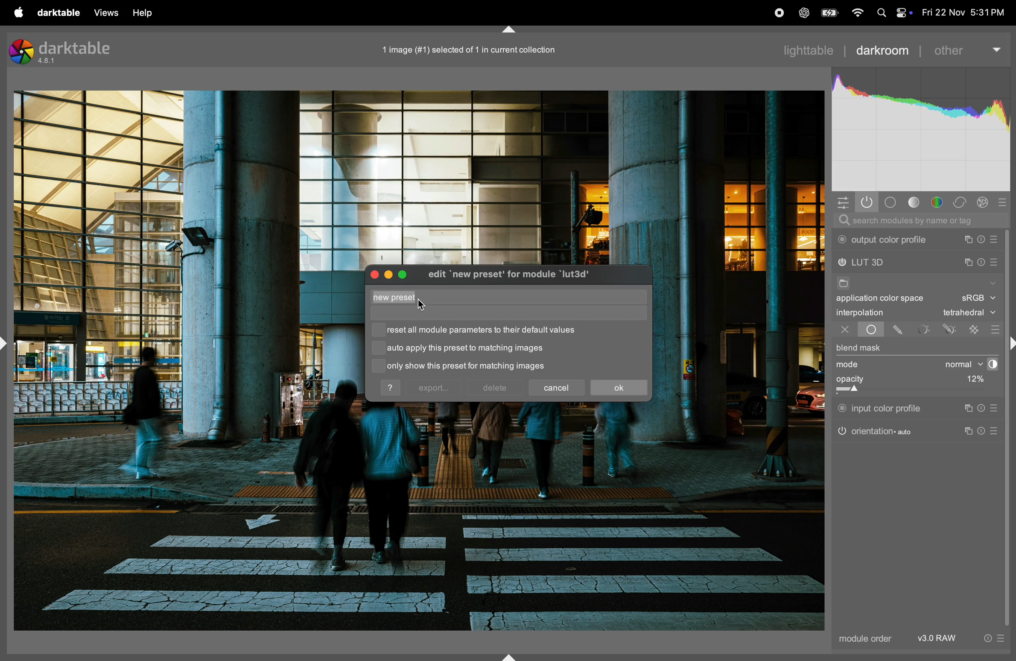  I want to click on ok, so click(619, 388).